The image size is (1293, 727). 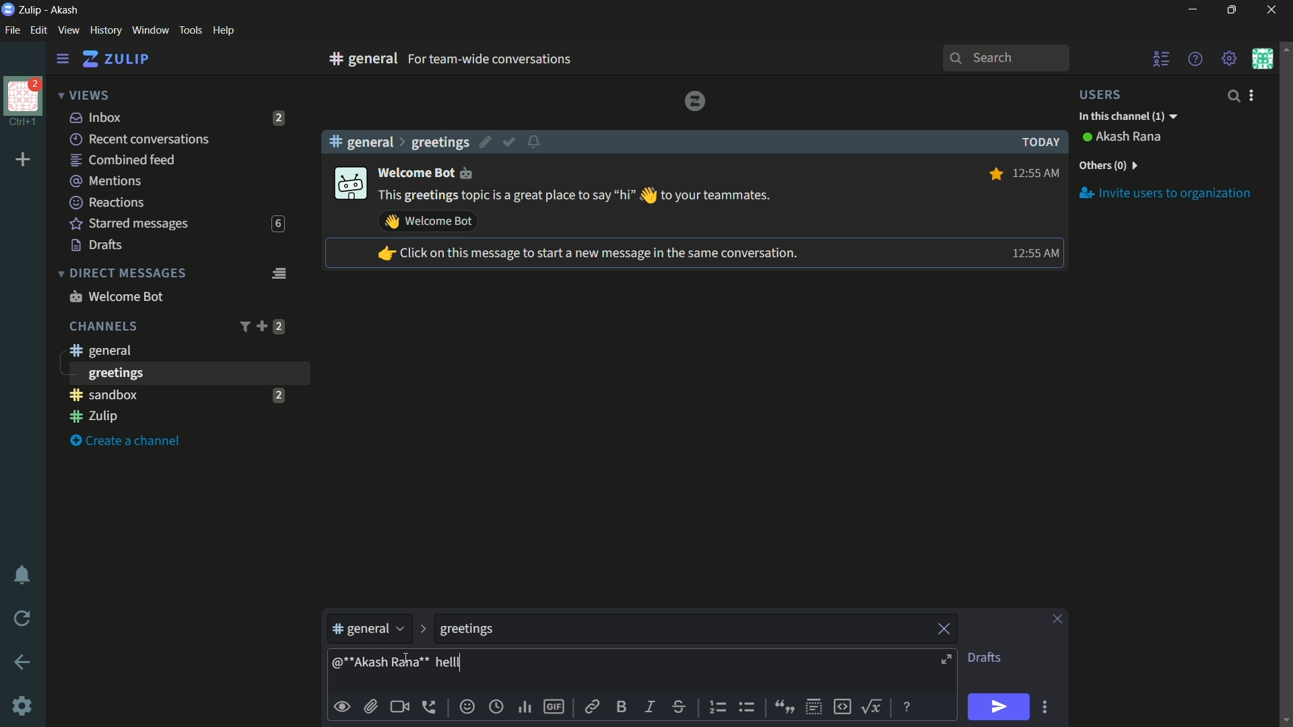 What do you see at coordinates (694, 100) in the screenshot?
I see `Zulip logo` at bounding box center [694, 100].